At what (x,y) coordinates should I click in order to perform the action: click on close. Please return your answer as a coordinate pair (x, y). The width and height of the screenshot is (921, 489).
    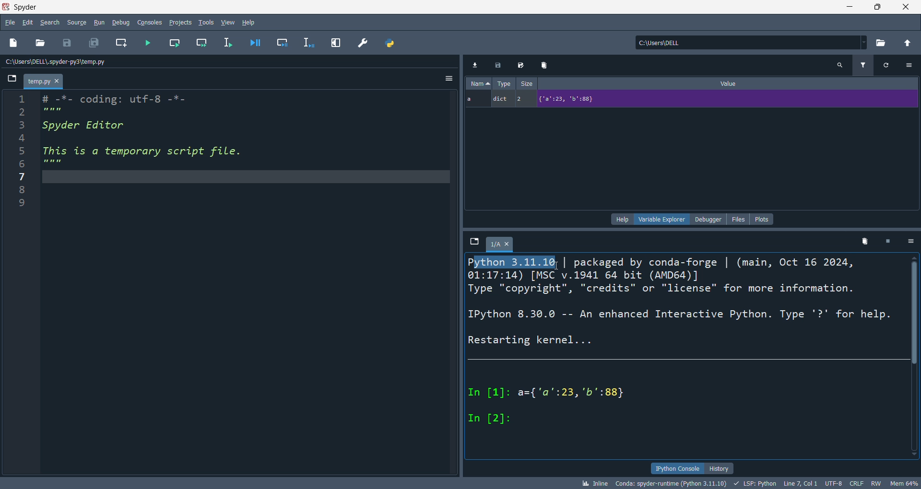
    Looking at the image, I should click on (905, 8).